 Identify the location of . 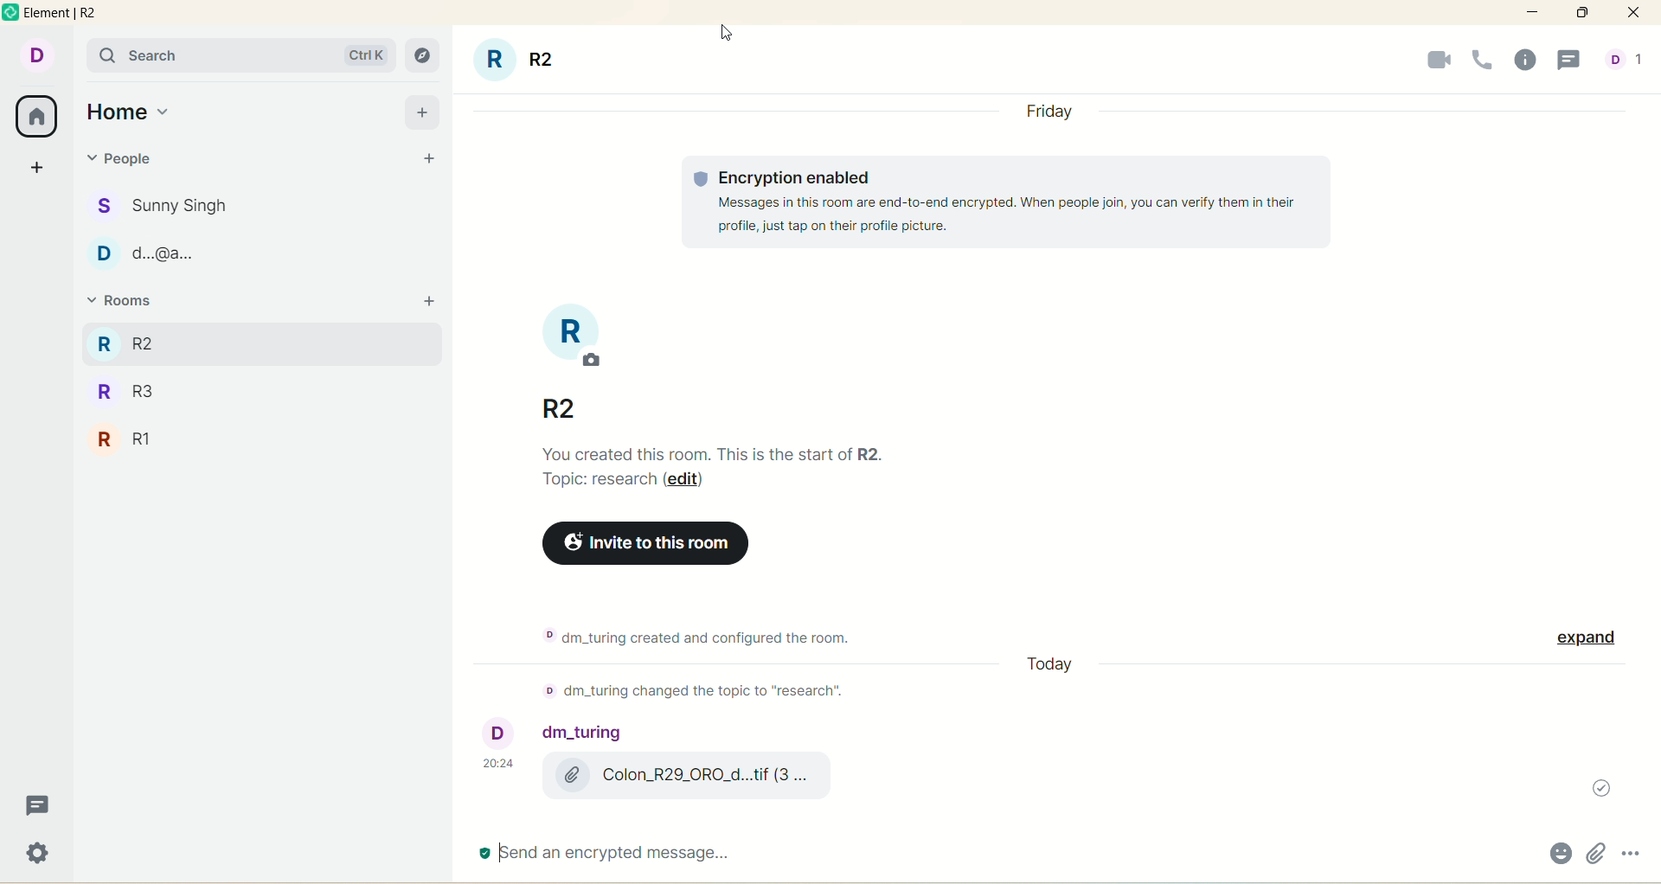
(1592, 644).